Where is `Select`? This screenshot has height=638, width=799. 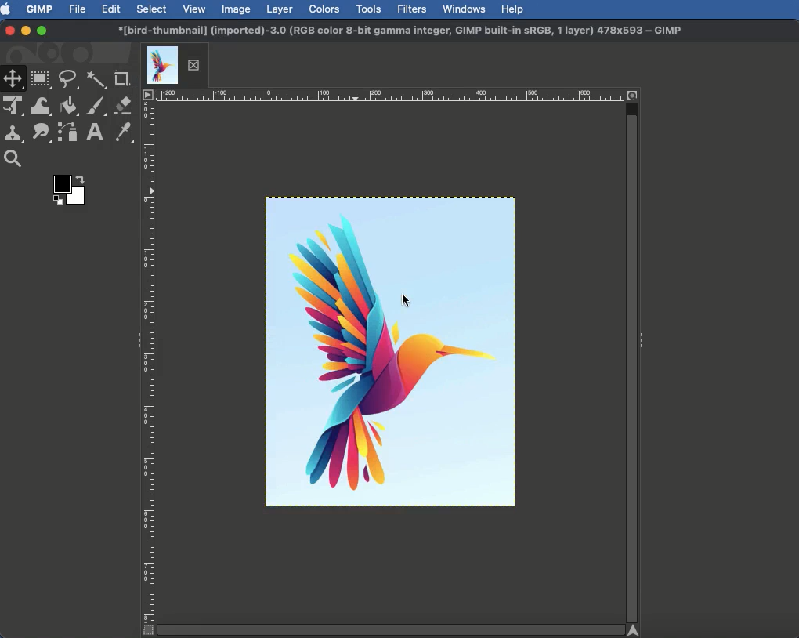
Select is located at coordinates (150, 9).